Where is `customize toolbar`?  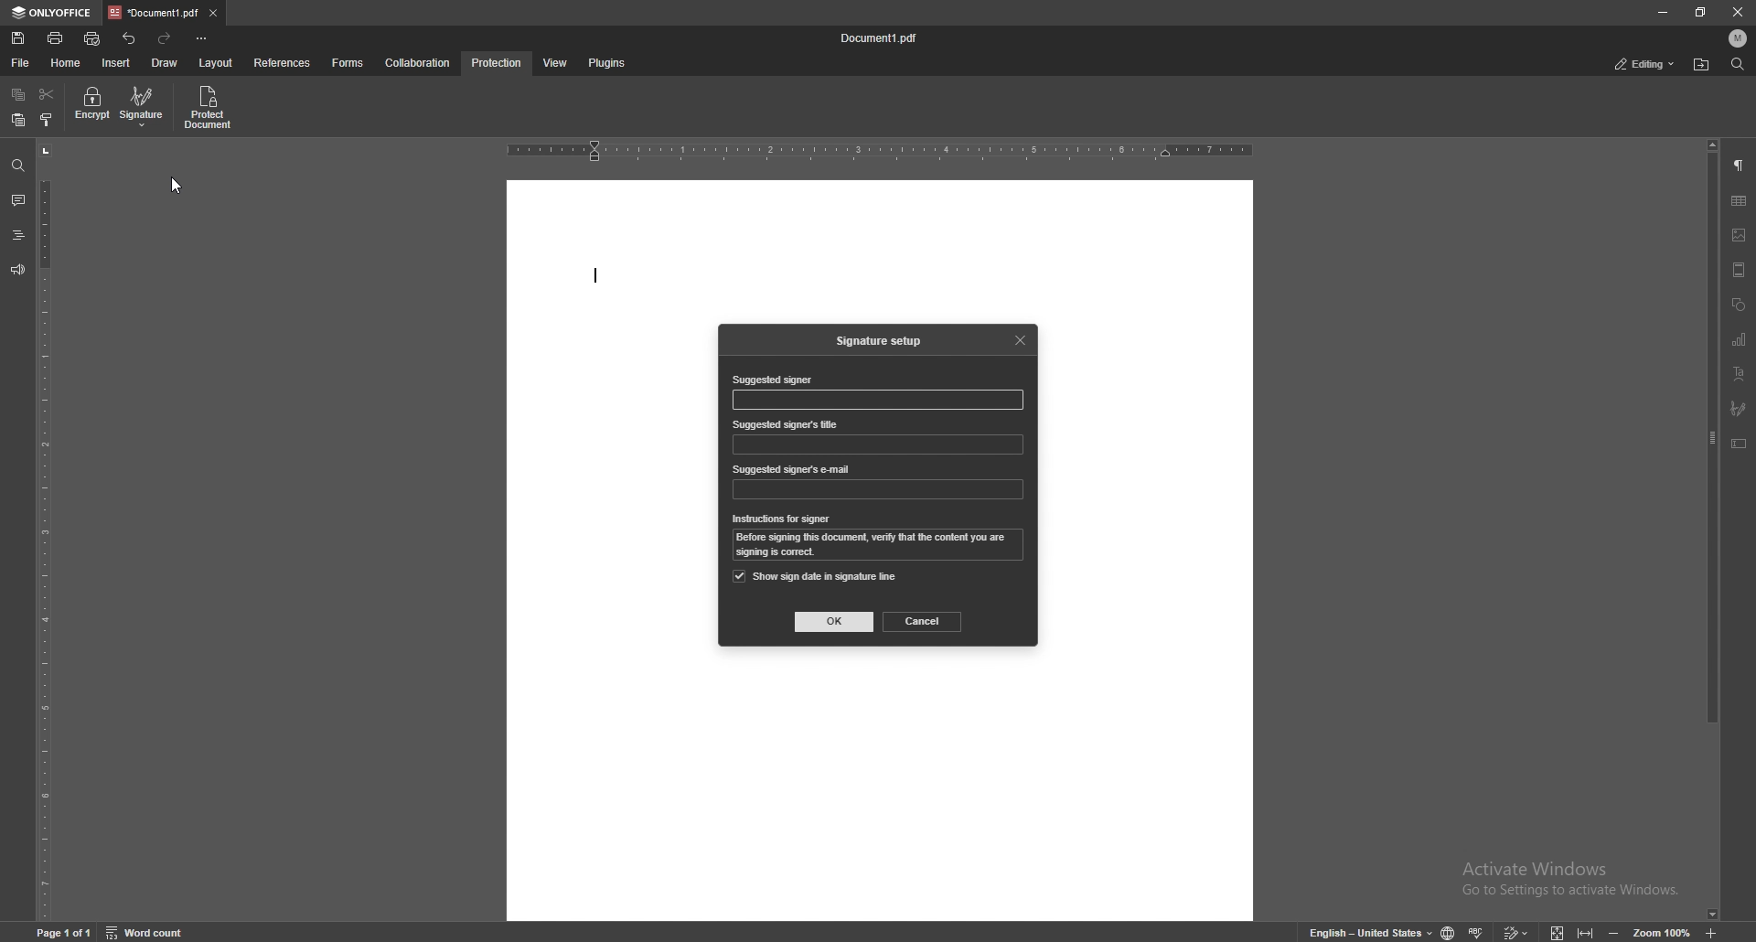 customize toolbar is located at coordinates (201, 37).